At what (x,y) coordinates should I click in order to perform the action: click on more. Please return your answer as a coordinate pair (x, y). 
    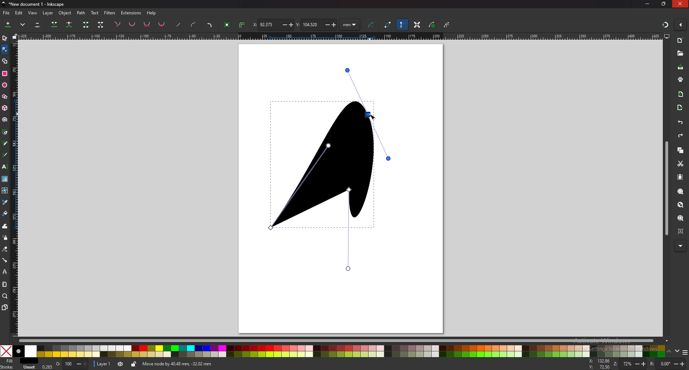
    Looking at the image, I should click on (23, 25).